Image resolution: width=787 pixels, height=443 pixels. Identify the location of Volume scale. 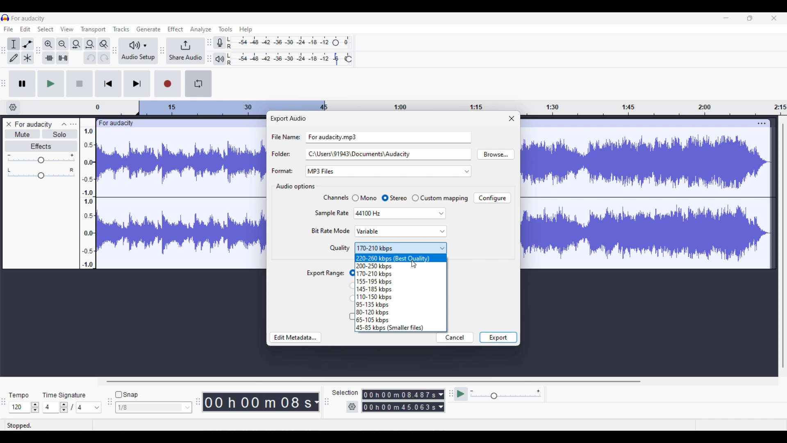
(41, 158).